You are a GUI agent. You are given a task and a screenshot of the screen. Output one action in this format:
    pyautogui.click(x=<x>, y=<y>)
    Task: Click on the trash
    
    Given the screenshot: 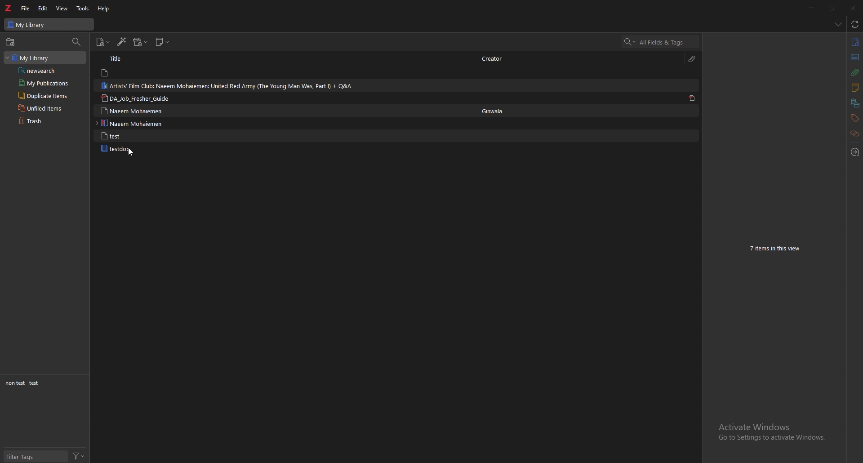 What is the action you would take?
    pyautogui.click(x=47, y=121)
    